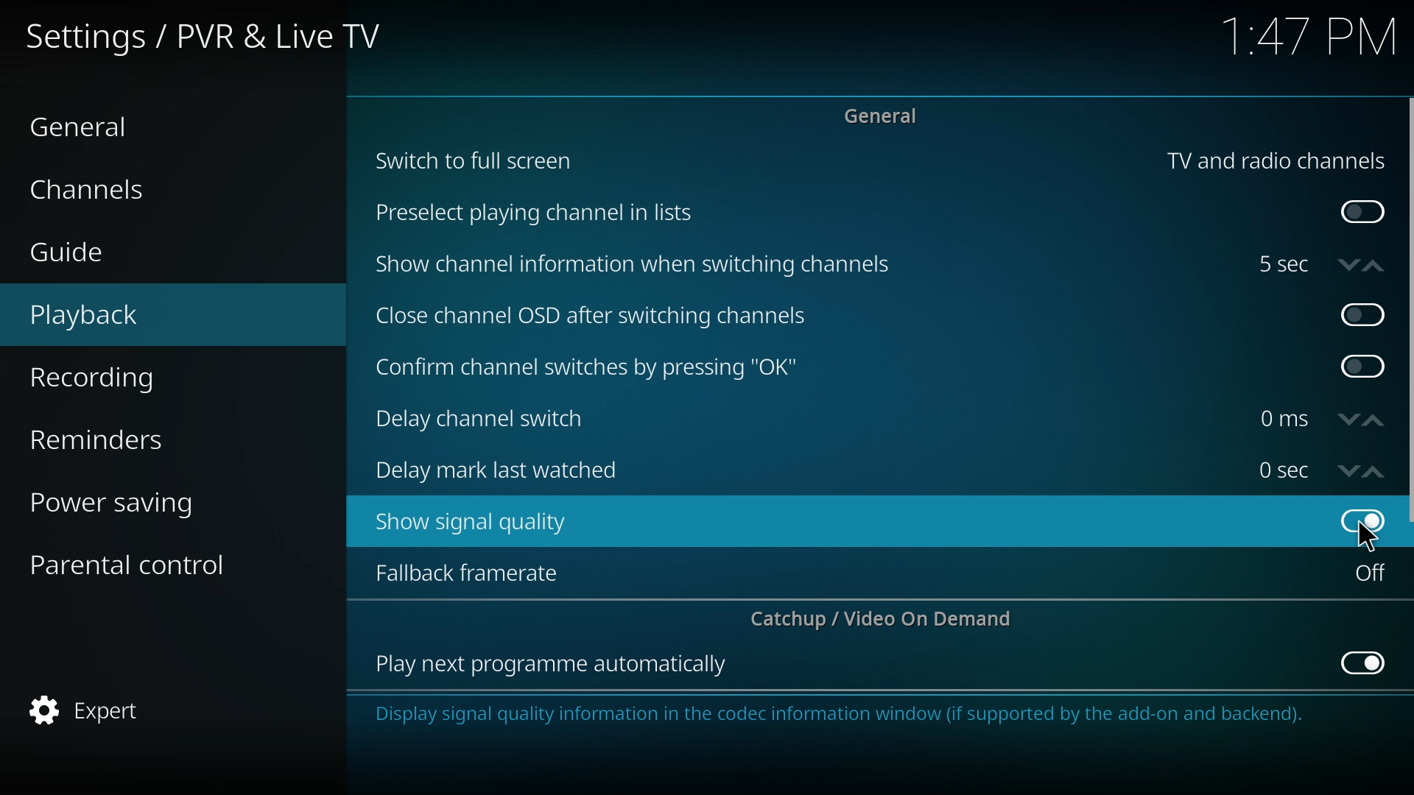  Describe the element at coordinates (1368, 536) in the screenshot. I see `cursor` at that location.